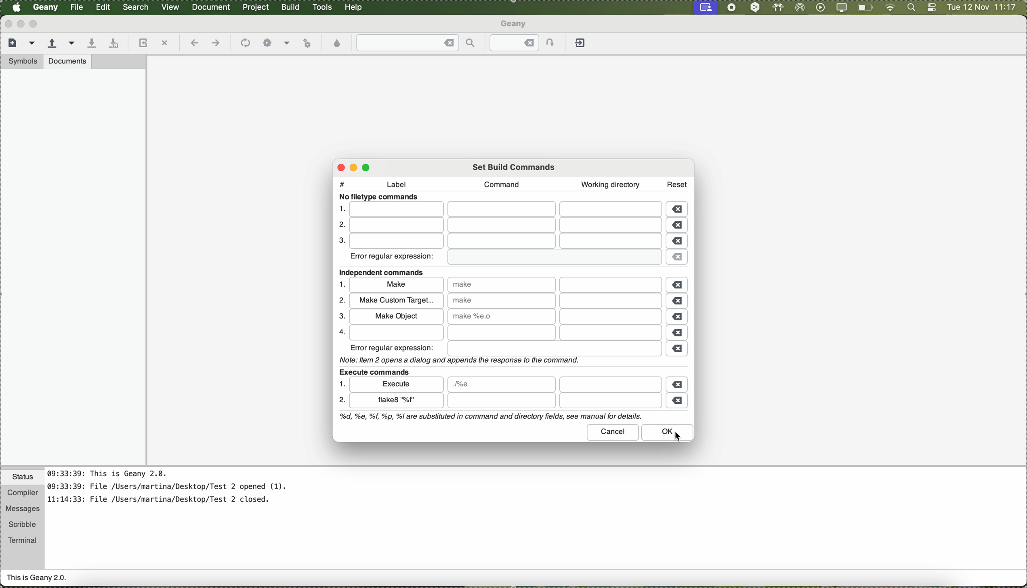 The width and height of the screenshot is (1027, 588). Describe the element at coordinates (339, 225) in the screenshot. I see `2` at that location.